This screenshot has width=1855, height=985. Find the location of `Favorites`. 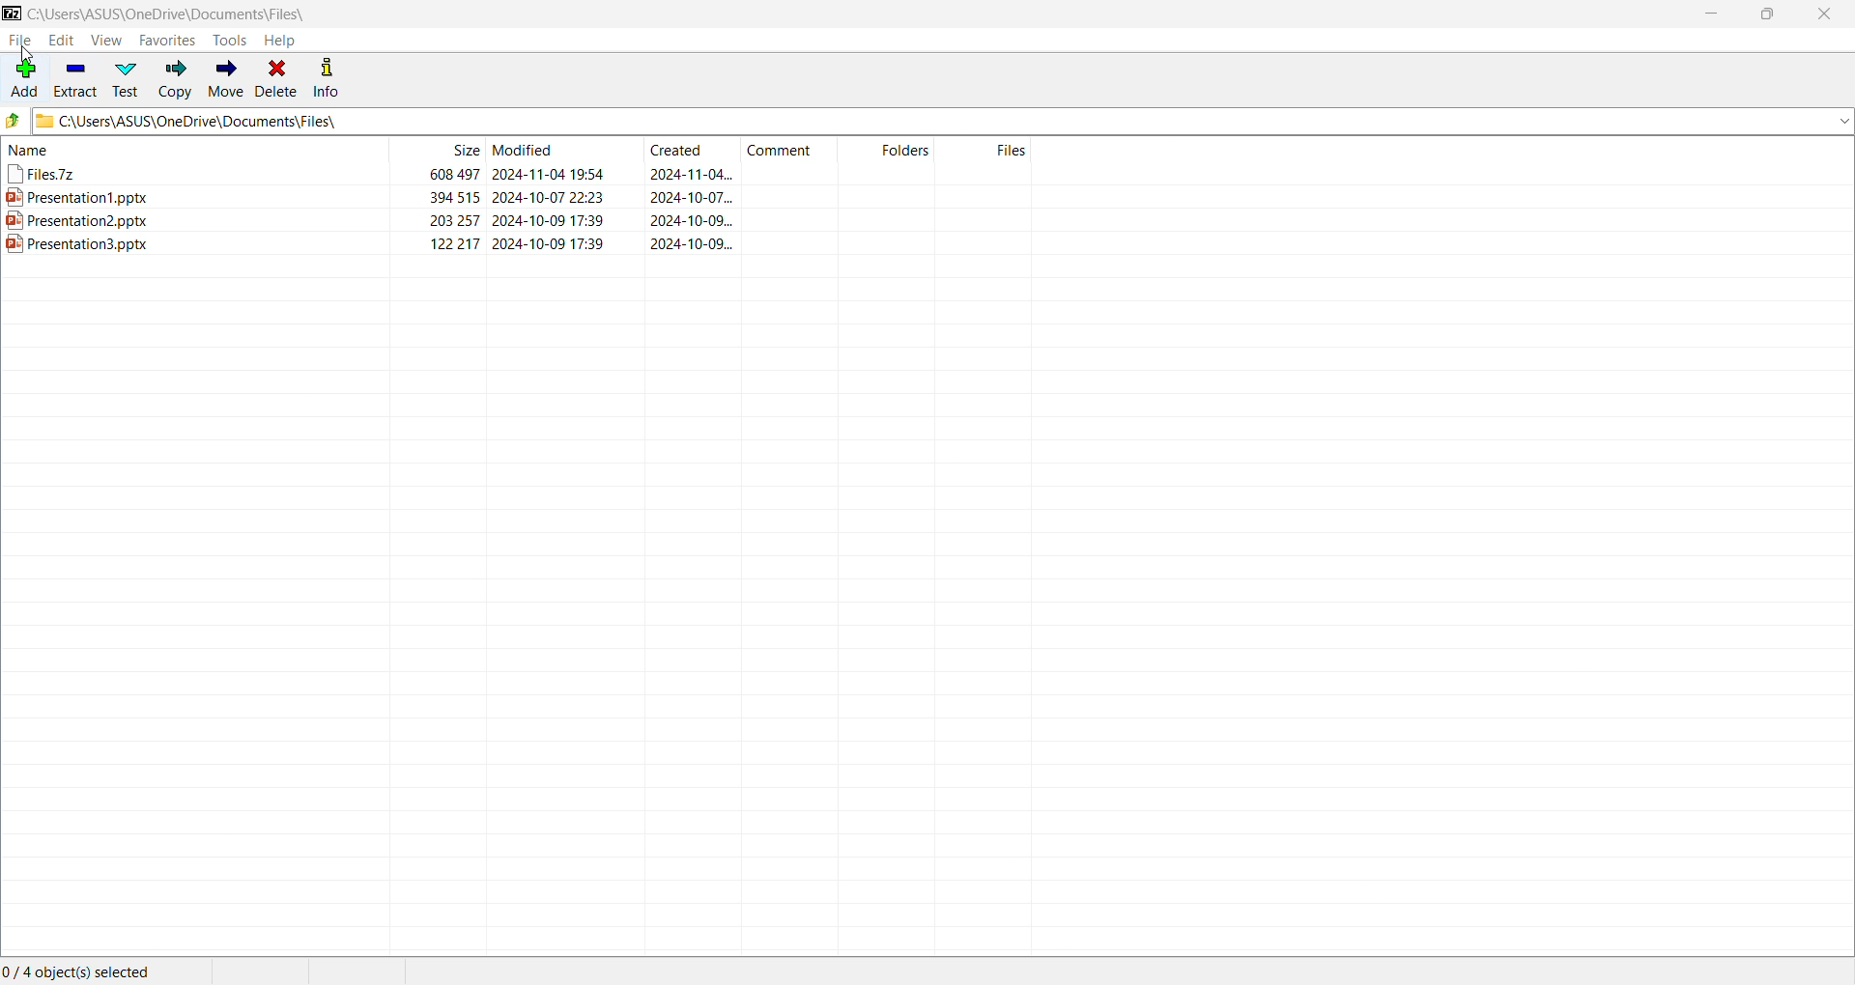

Favorites is located at coordinates (170, 42).